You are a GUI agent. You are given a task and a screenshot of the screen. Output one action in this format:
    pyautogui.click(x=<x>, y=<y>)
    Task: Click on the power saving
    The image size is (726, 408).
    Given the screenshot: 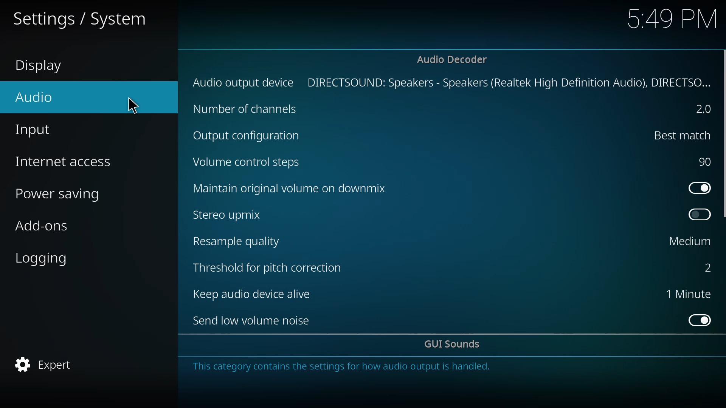 What is the action you would take?
    pyautogui.click(x=60, y=195)
    